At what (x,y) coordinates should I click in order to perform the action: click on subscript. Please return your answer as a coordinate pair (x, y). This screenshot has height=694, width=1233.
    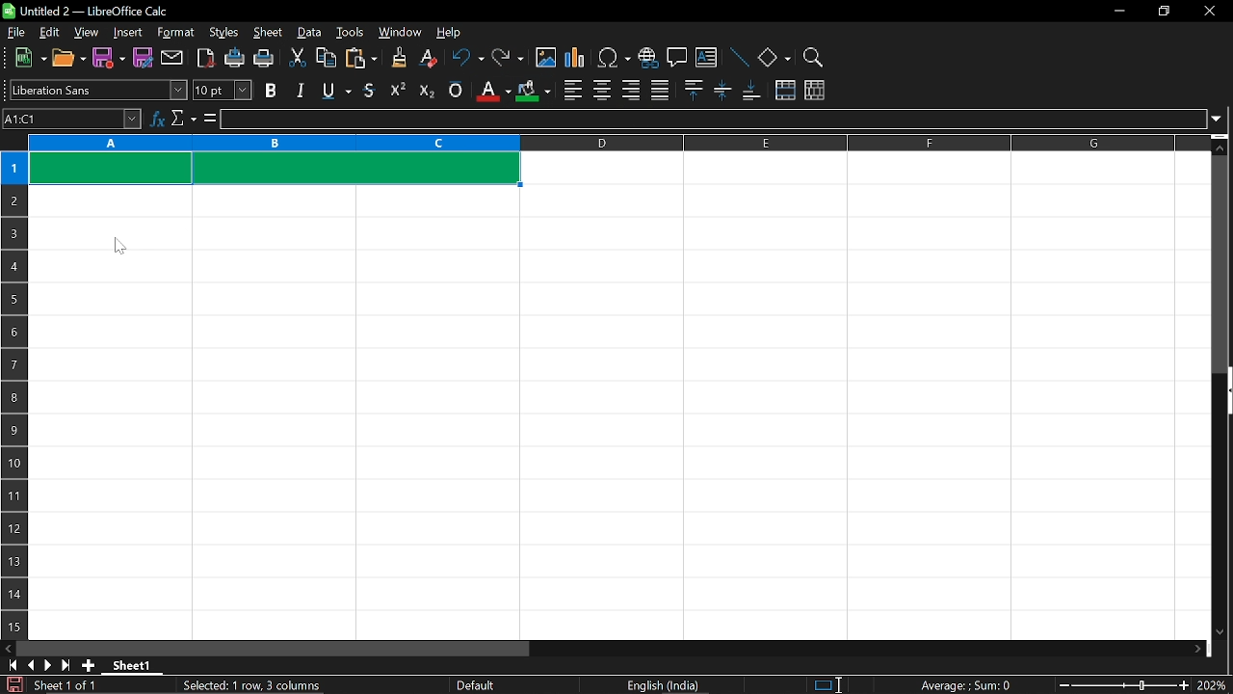
    Looking at the image, I should click on (426, 90).